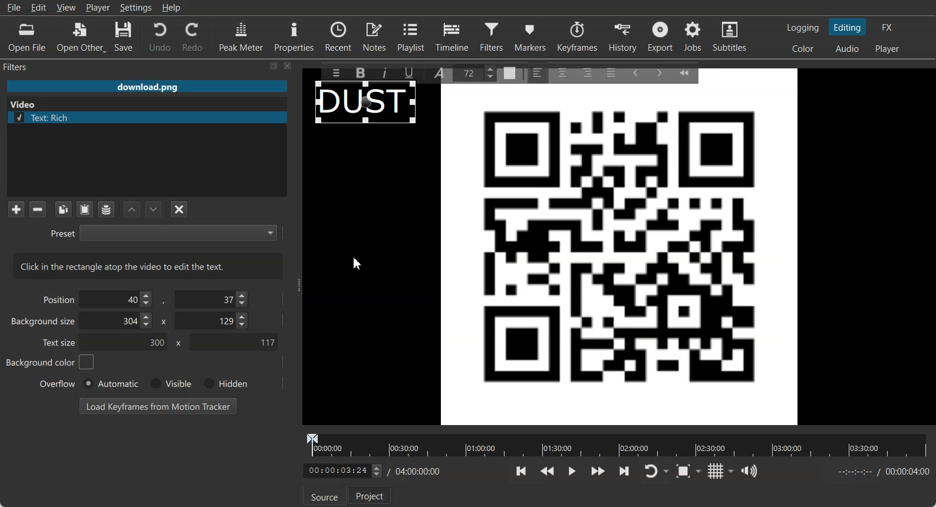 This screenshot has width=936, height=507. What do you see at coordinates (888, 49) in the screenshot?
I see `Switching to the Player only layout` at bounding box center [888, 49].